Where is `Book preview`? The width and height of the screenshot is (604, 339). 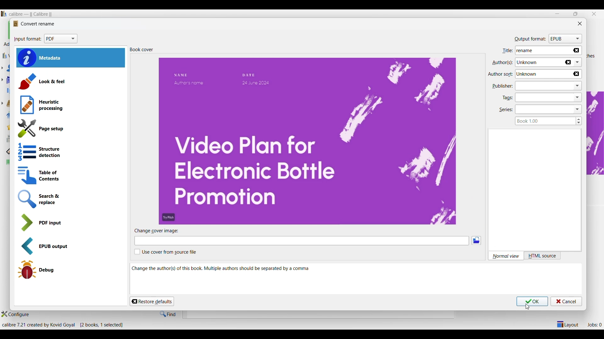 Book preview is located at coordinates (306, 141).